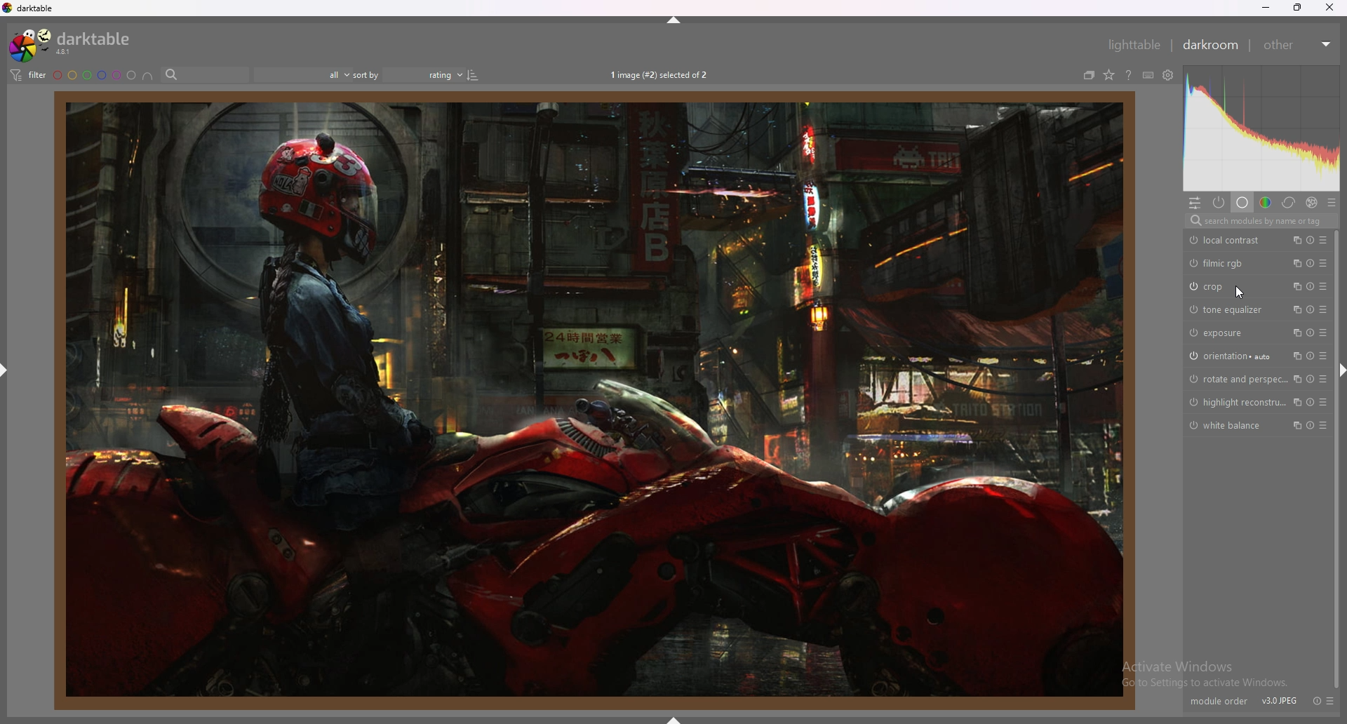 Image resolution: width=1347 pixels, height=724 pixels. Describe the element at coordinates (148, 75) in the screenshot. I see `include color labels` at that location.